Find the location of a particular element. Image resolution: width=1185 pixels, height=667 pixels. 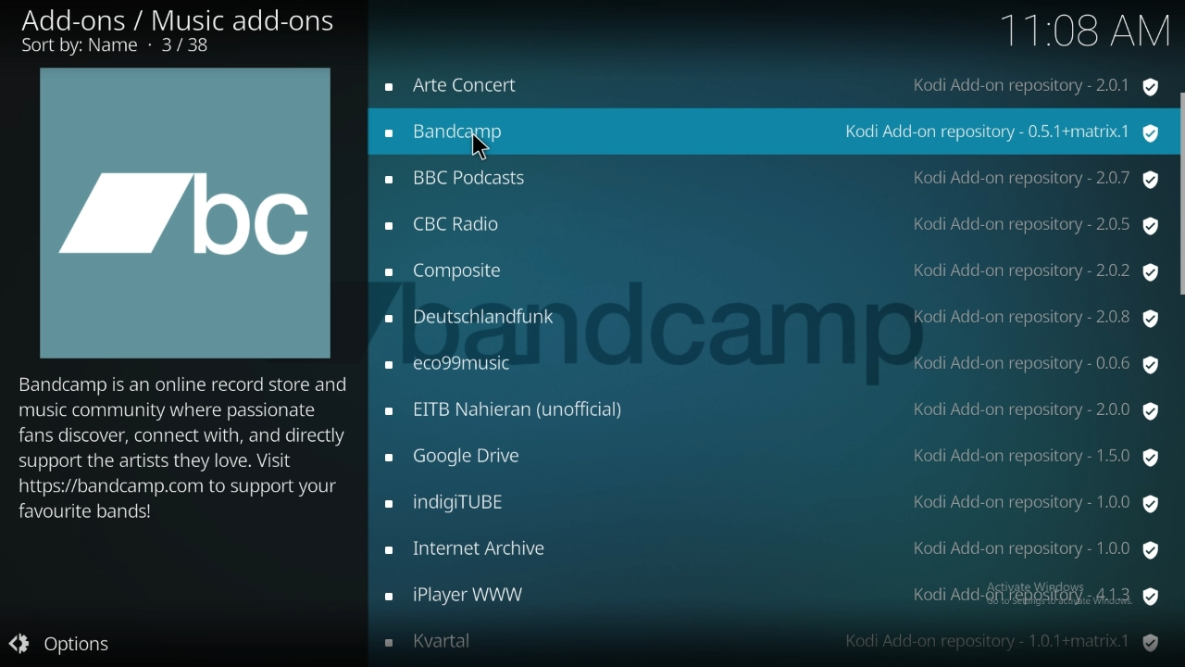

add on is located at coordinates (770, 596).